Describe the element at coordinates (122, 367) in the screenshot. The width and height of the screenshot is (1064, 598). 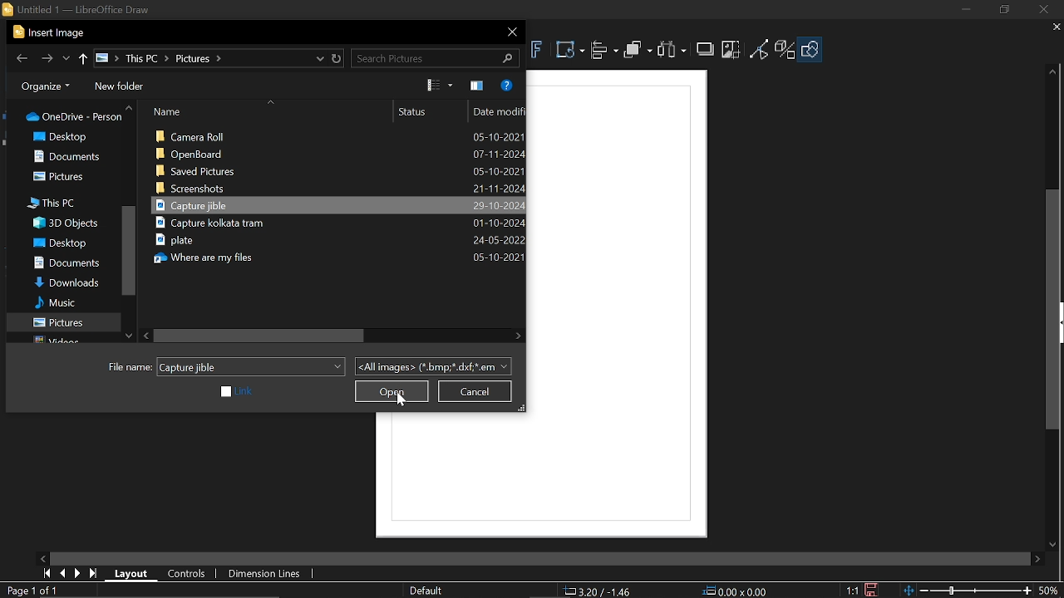
I see `File name:` at that location.